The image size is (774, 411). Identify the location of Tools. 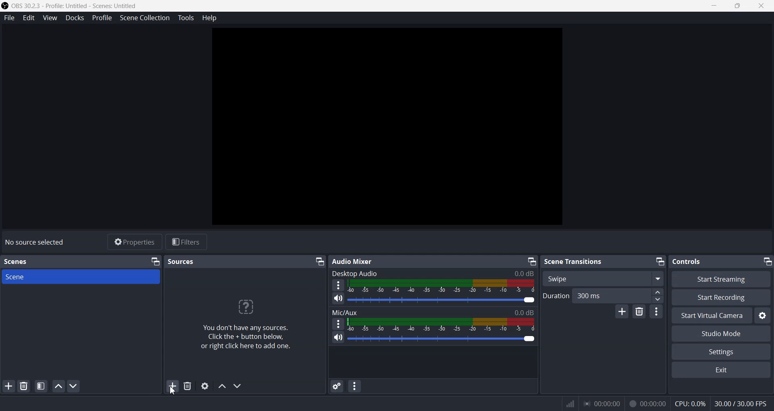
(185, 18).